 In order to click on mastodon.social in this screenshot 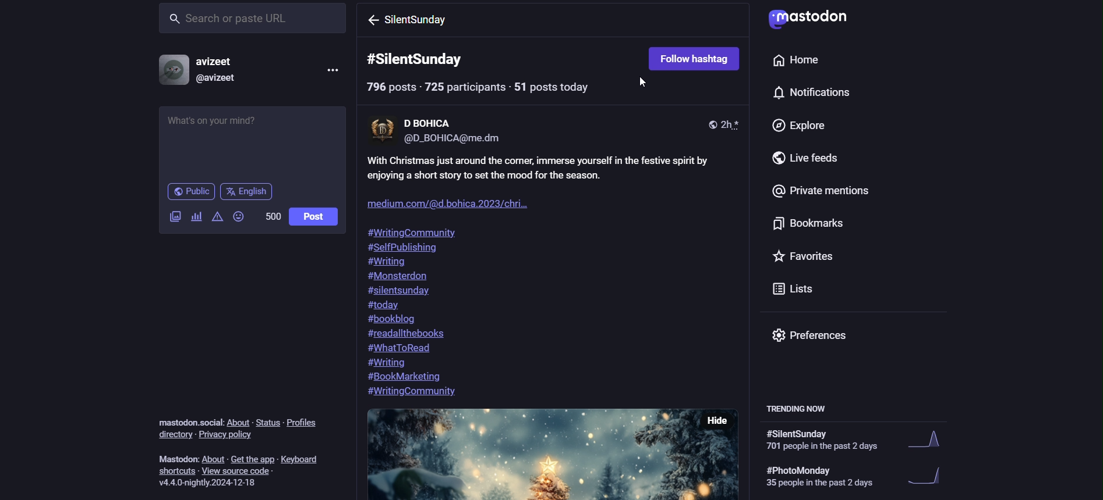, I will do `click(187, 420)`.